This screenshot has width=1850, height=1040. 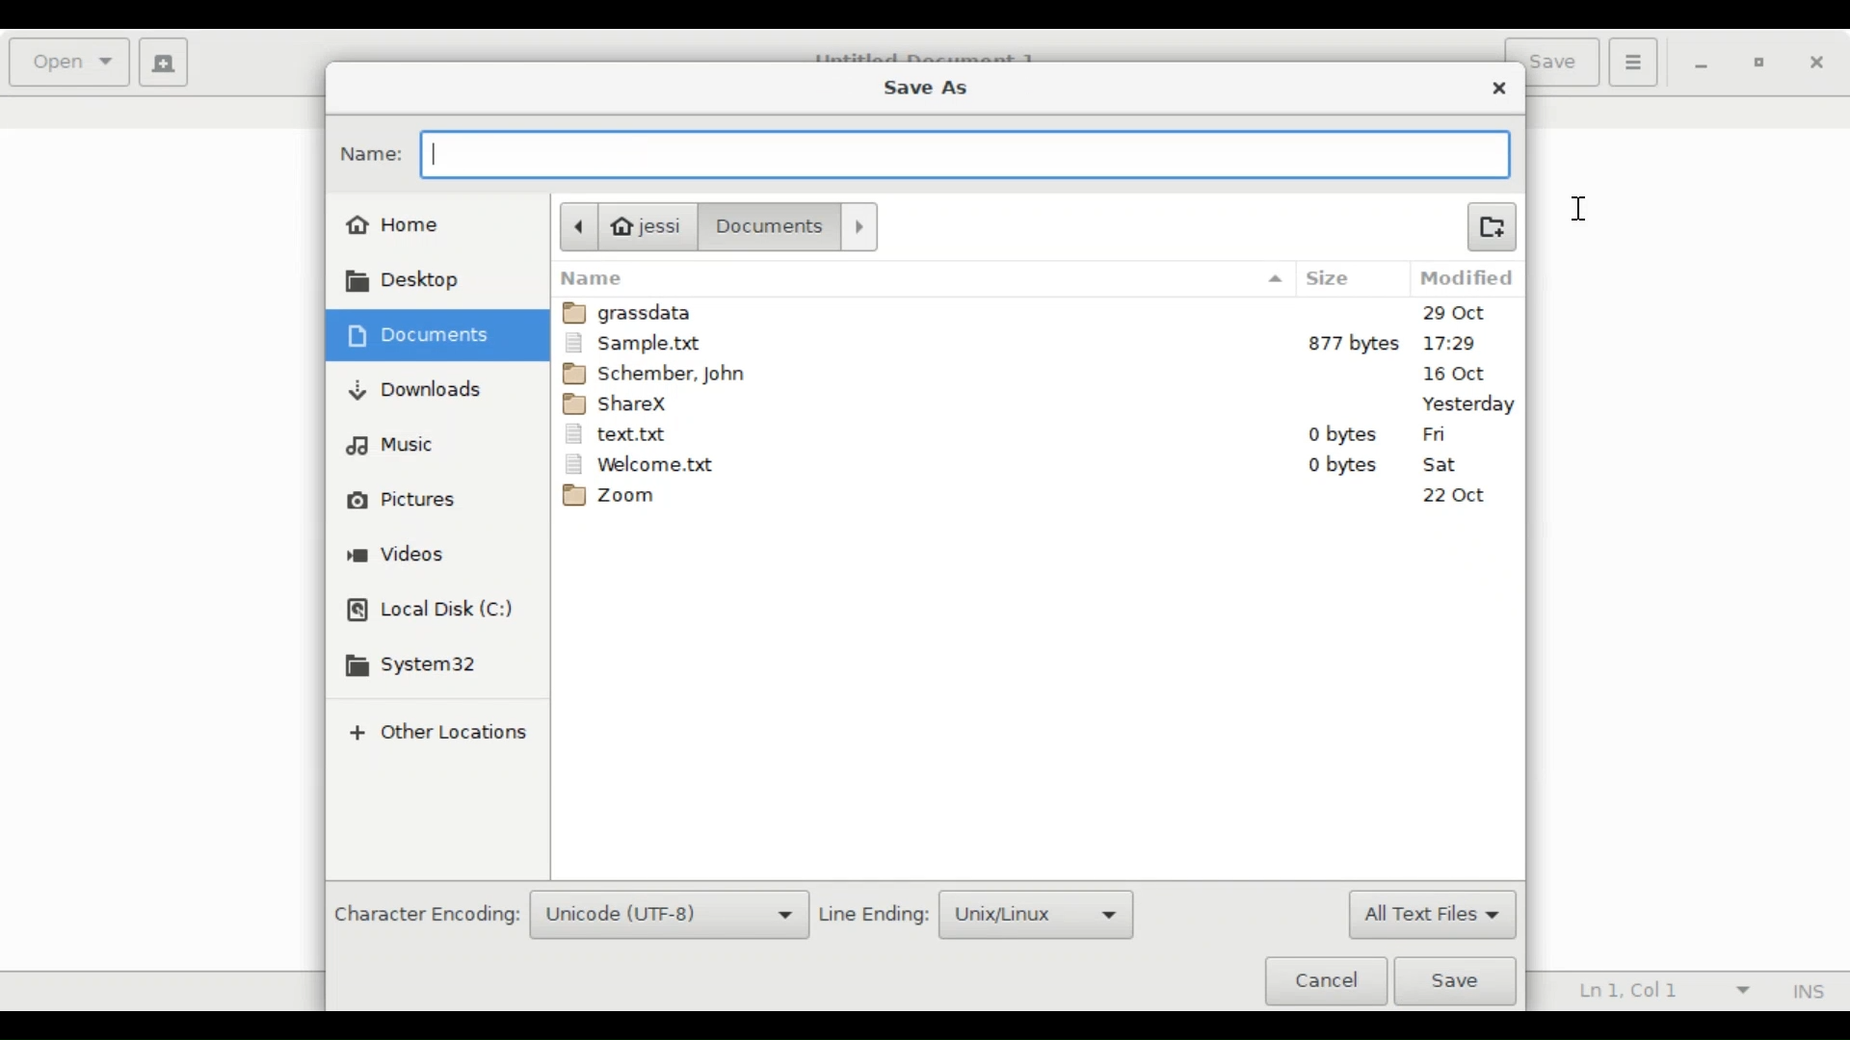 I want to click on Create new Folder, so click(x=1491, y=224).